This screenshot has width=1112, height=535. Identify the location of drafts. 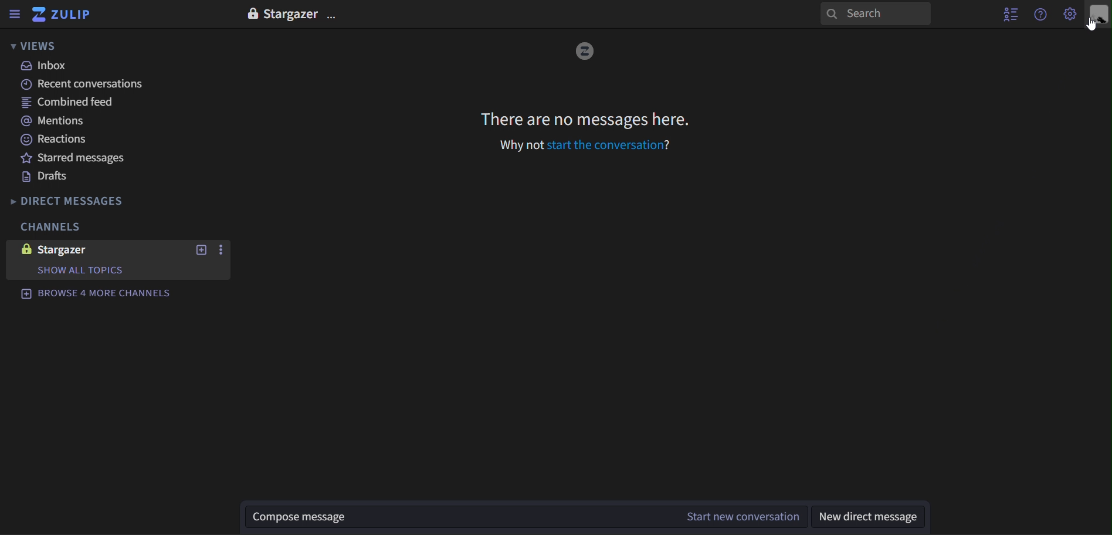
(48, 177).